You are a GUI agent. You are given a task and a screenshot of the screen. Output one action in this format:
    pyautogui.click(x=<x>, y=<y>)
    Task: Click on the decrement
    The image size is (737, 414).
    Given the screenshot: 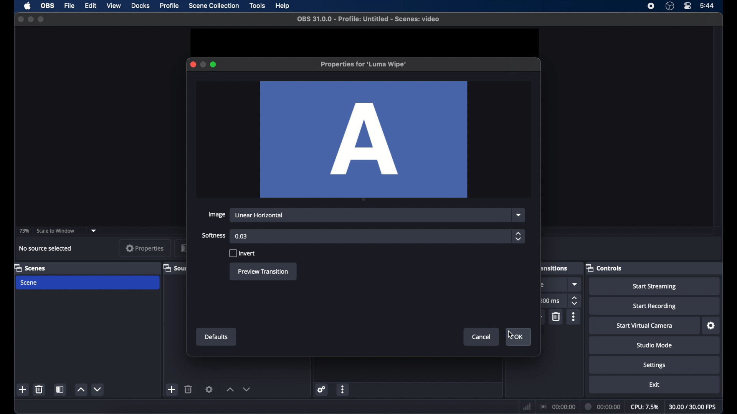 What is the action you would take?
    pyautogui.click(x=97, y=390)
    